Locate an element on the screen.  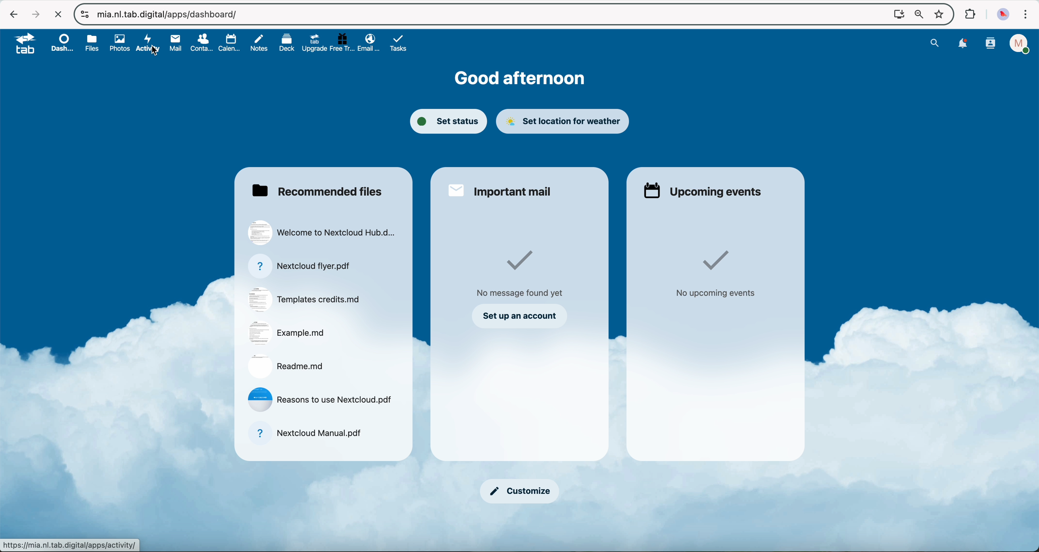
navigate foward is located at coordinates (34, 14).